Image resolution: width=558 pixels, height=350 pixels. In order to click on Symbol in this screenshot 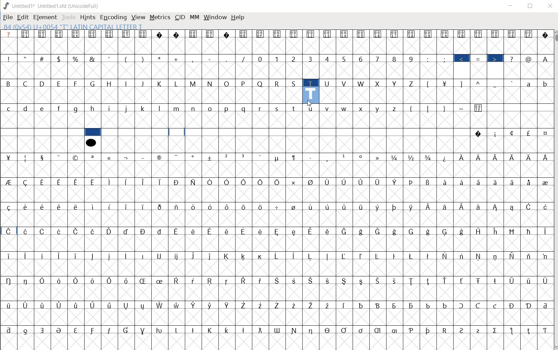, I will do `click(362, 231)`.